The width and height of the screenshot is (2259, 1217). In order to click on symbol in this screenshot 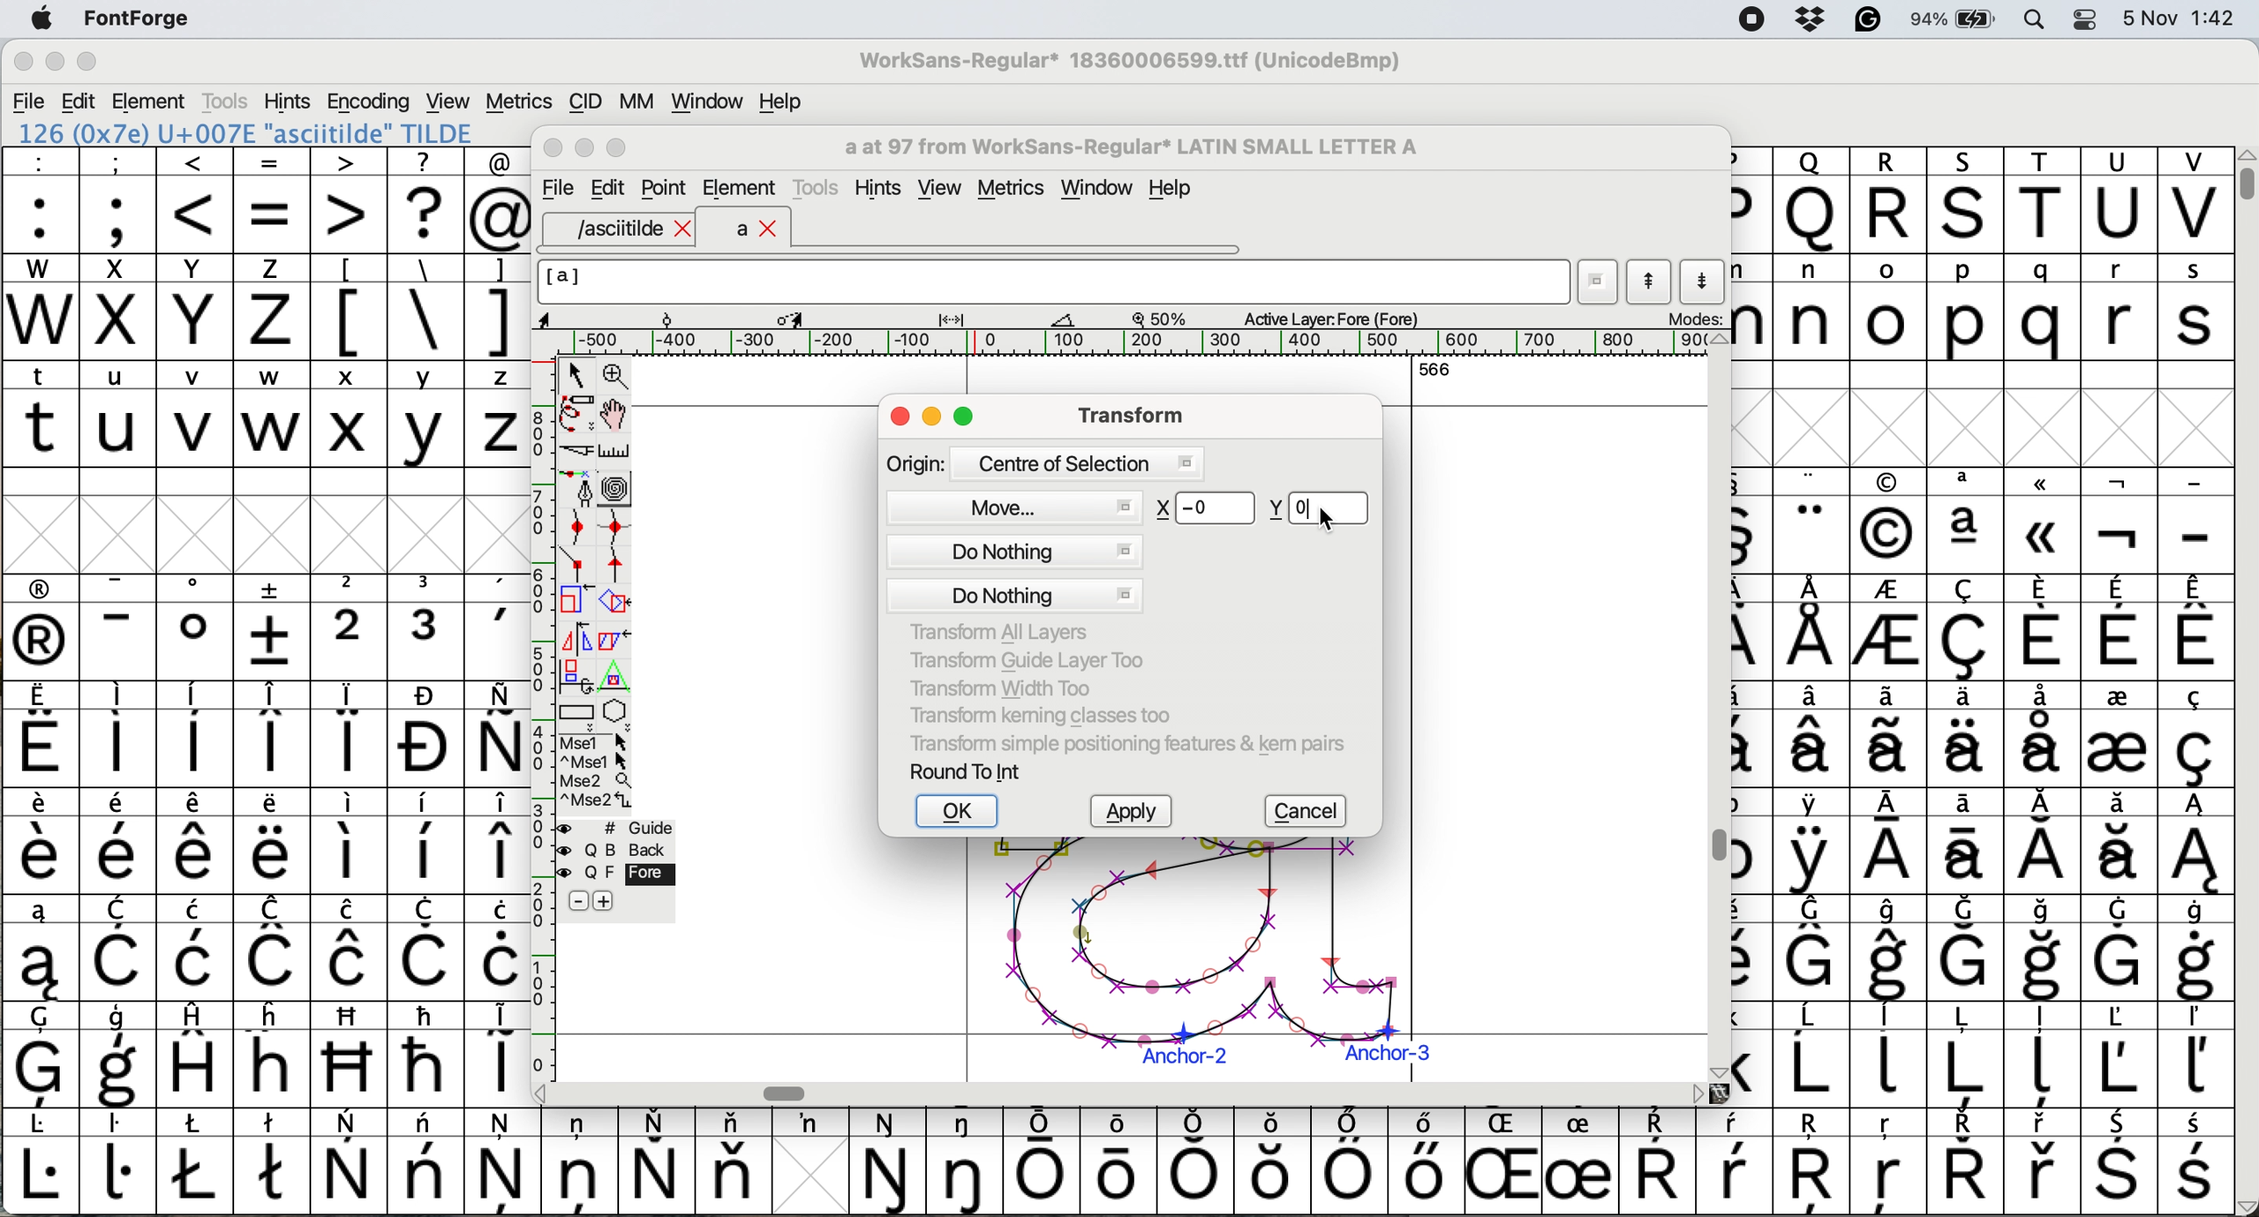, I will do `click(40, 842)`.